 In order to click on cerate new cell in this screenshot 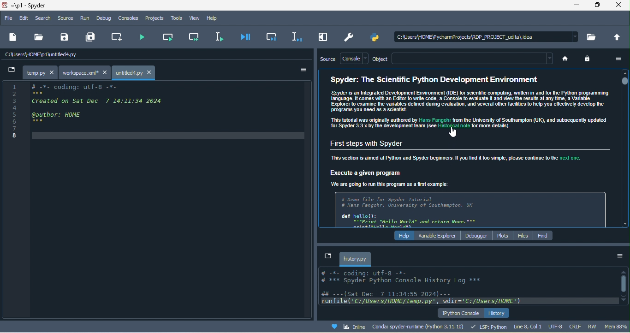, I will do `click(114, 37)`.